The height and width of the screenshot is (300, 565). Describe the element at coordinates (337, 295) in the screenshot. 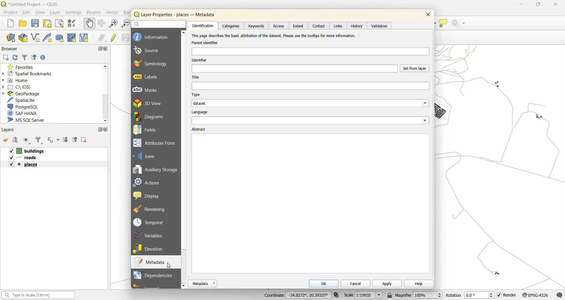

I see `toggle extensions` at that location.